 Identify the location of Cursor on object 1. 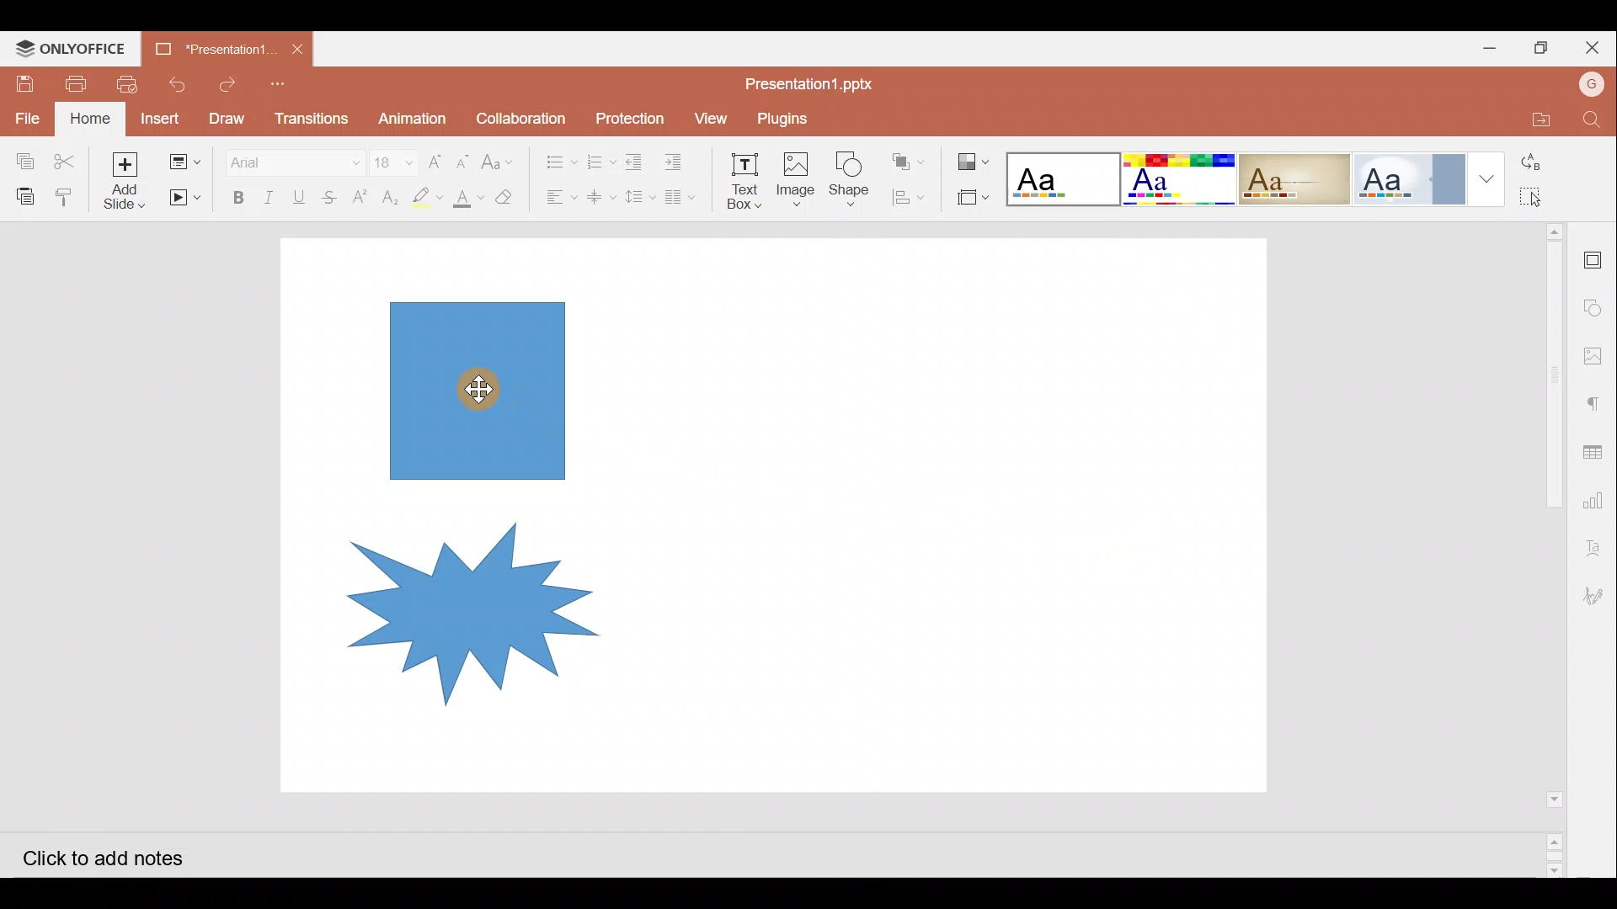
(479, 387).